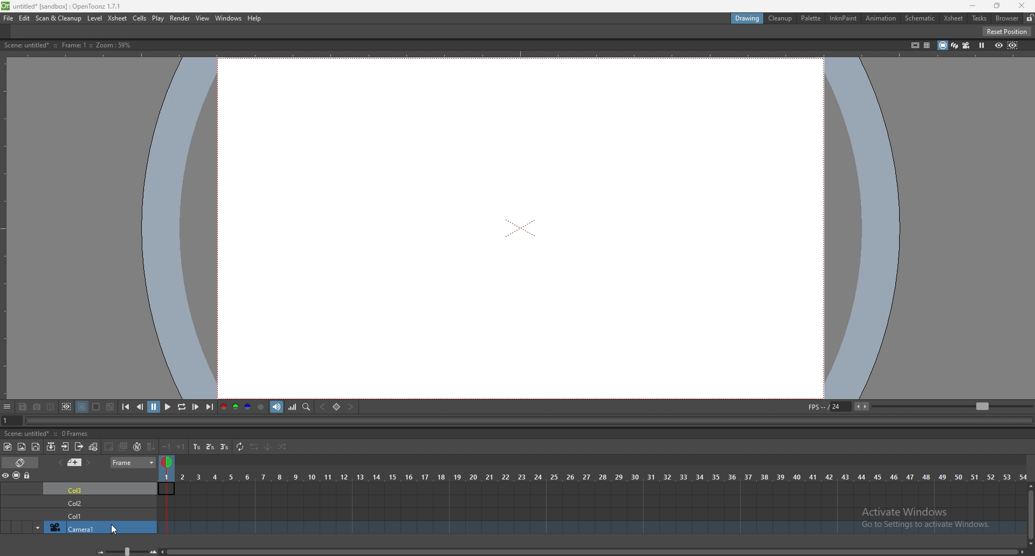 The height and width of the screenshot is (556, 1035). Describe the element at coordinates (167, 407) in the screenshot. I see `play` at that location.